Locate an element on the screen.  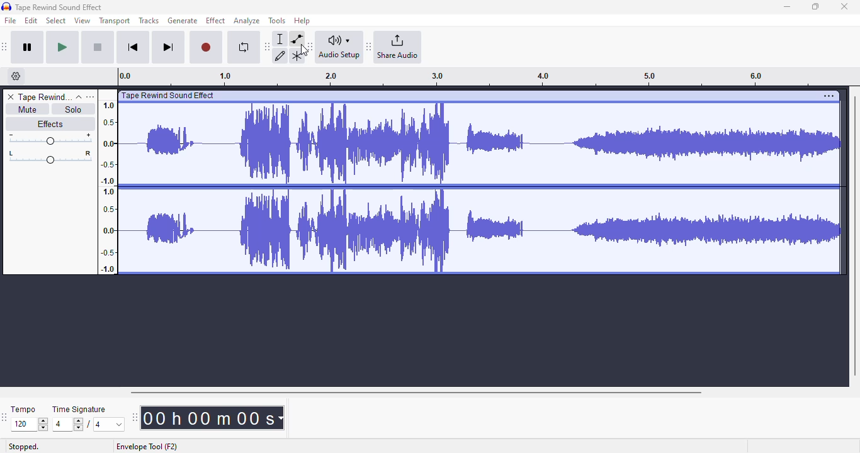
transport is located at coordinates (115, 21).